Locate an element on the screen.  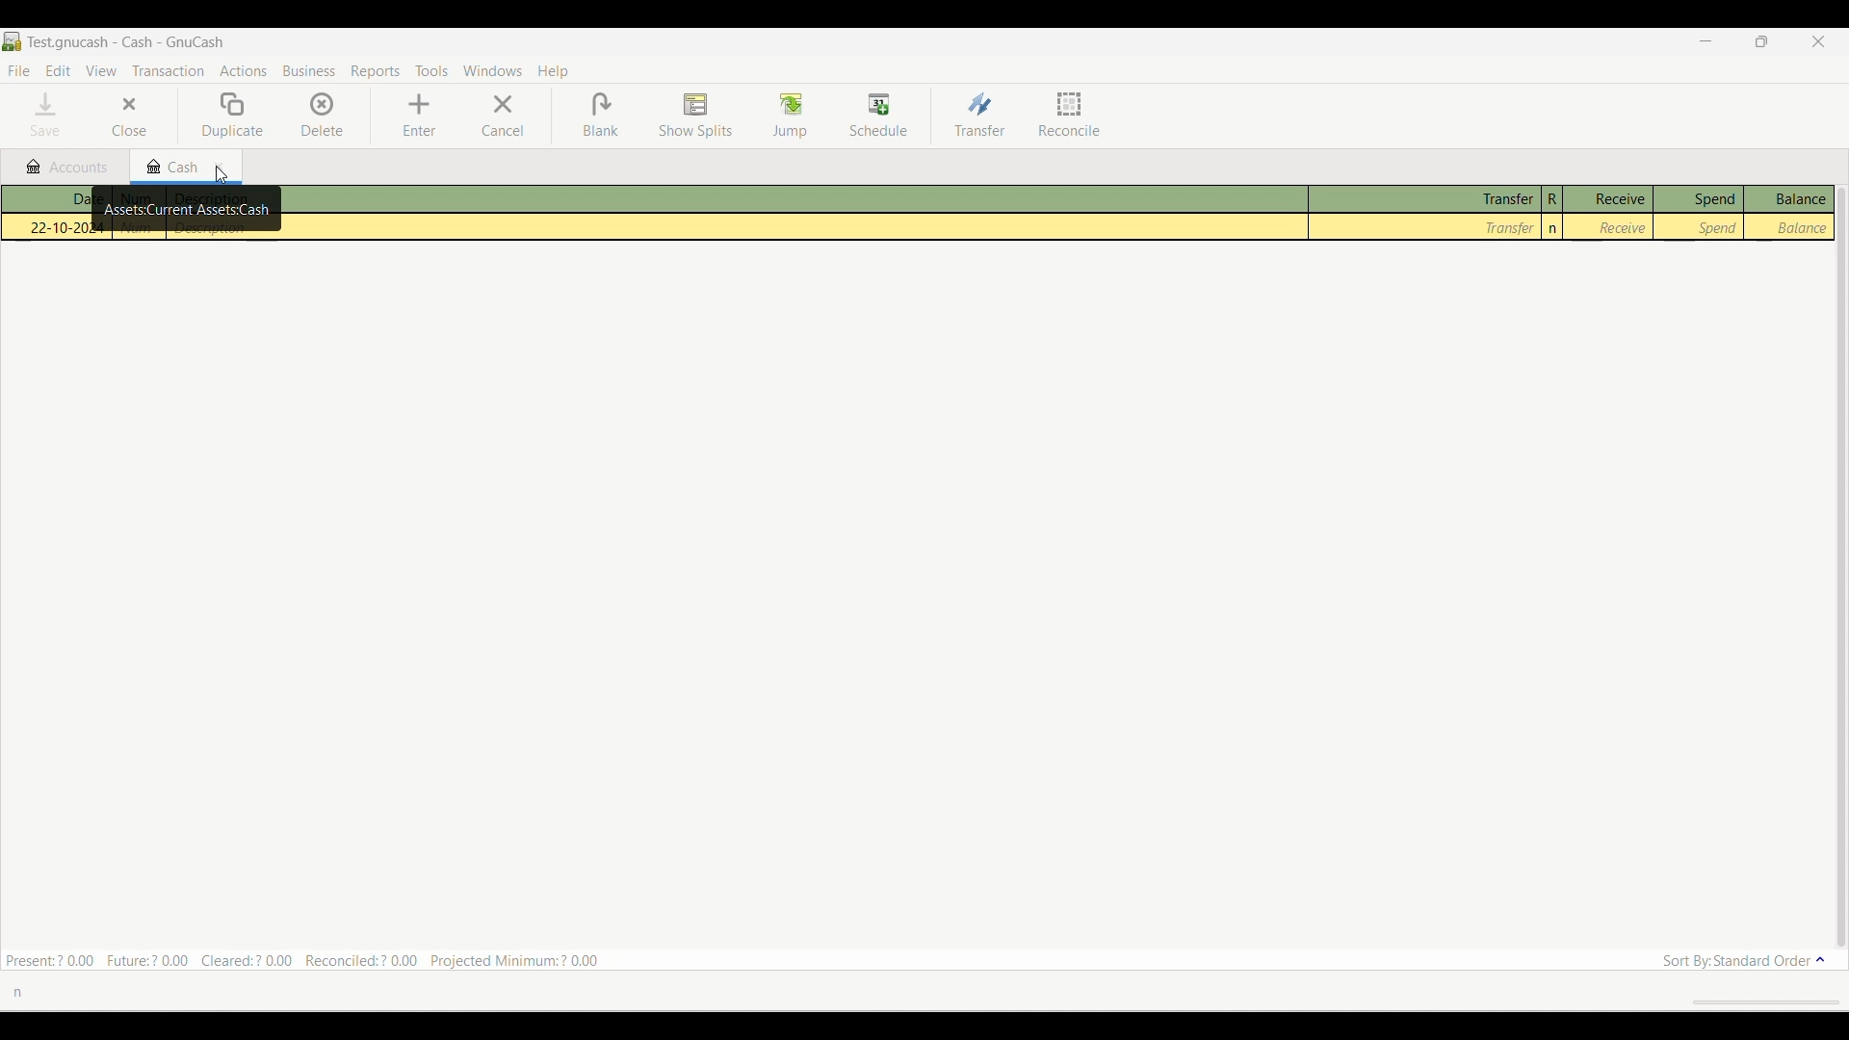
spend is located at coordinates (1702, 227).